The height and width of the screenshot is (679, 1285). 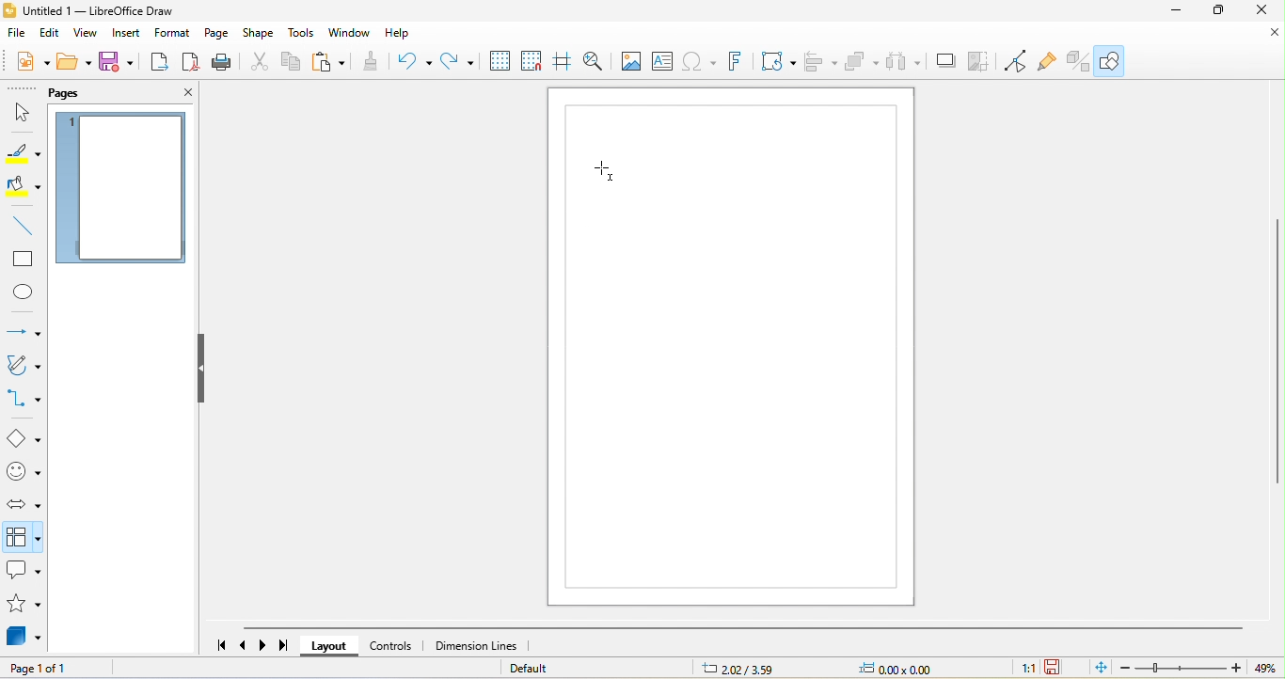 I want to click on undo, so click(x=415, y=62).